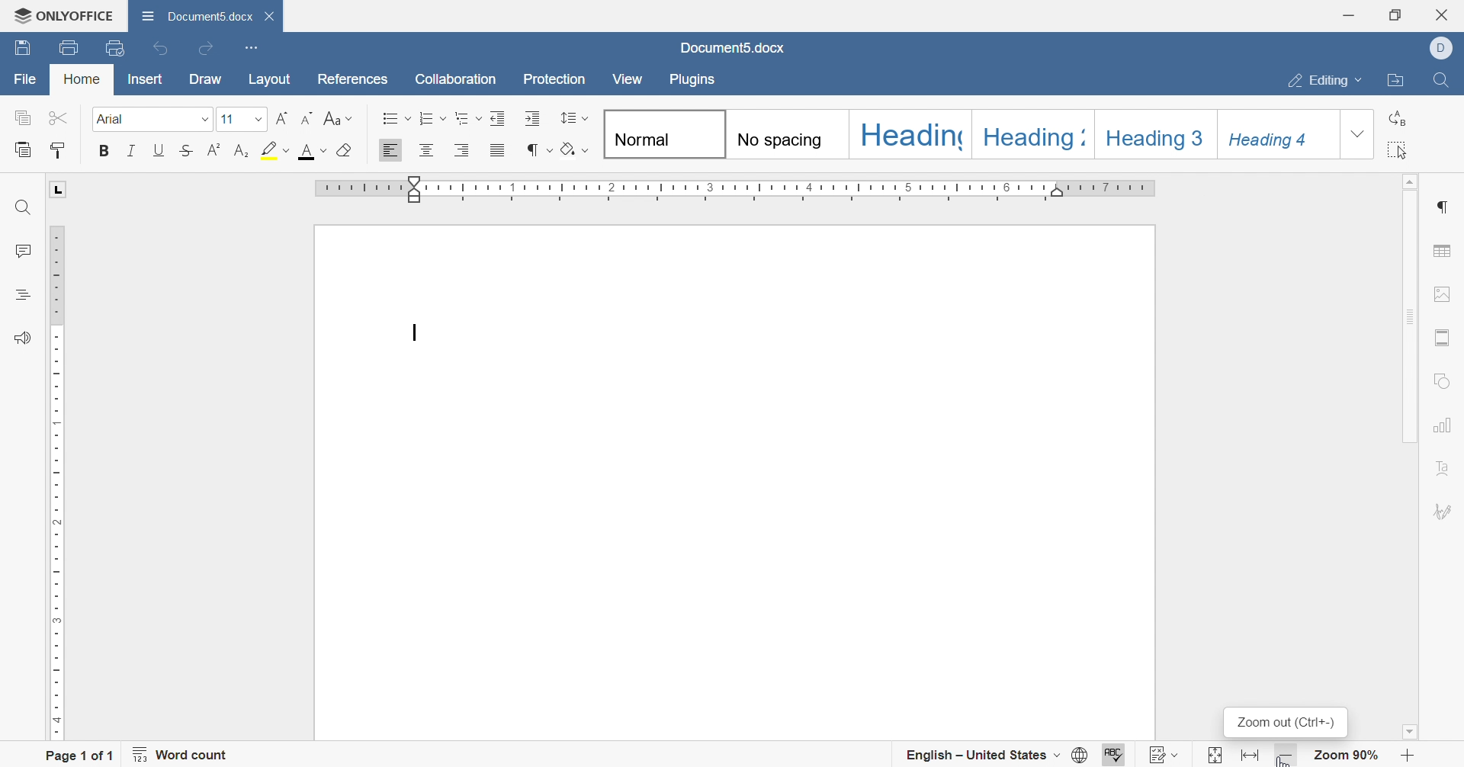 The height and width of the screenshot is (767, 1464). I want to click on ONLYOFFICE, so click(63, 15).